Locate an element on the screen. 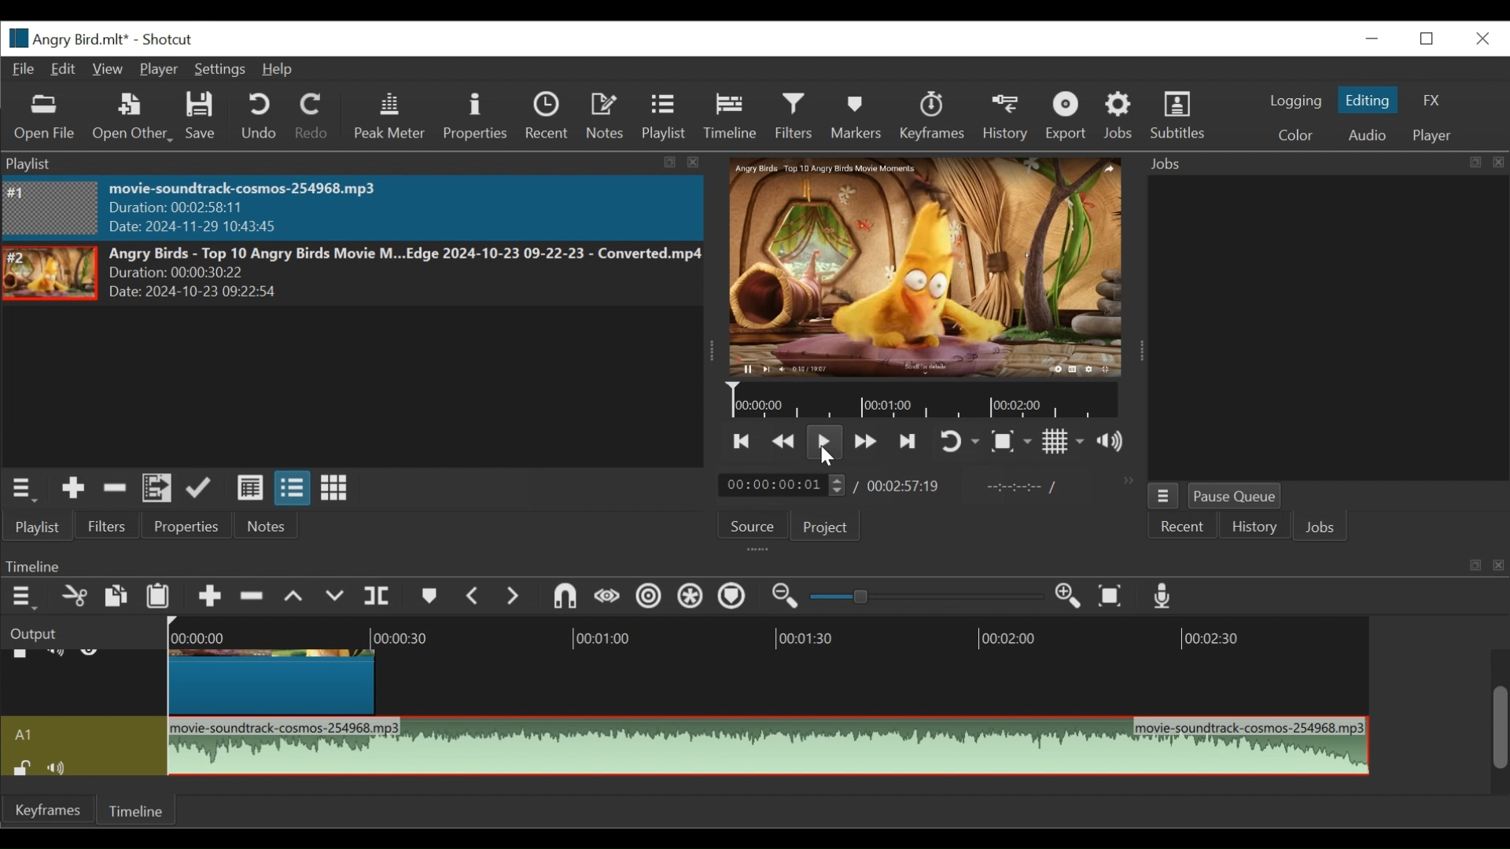 This screenshot has width=1510, height=849. Toggle display grid on the player is located at coordinates (1064, 443).